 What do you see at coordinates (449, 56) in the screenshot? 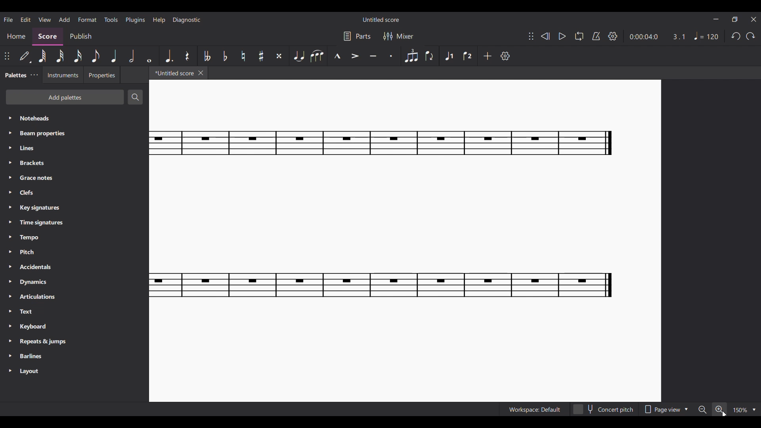
I see `Voice 1` at bounding box center [449, 56].